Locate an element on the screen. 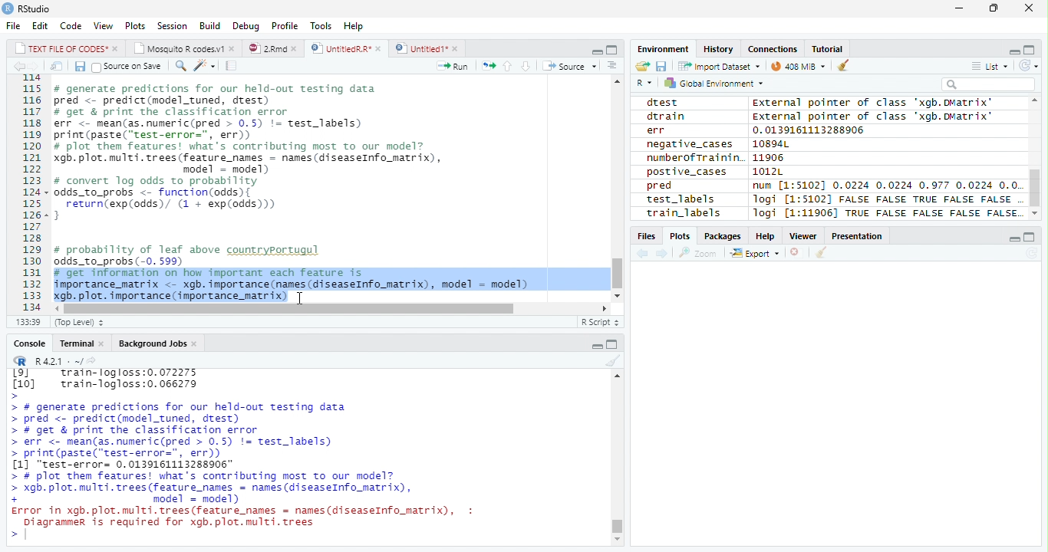 The height and width of the screenshot is (552, 1048). List is located at coordinates (989, 65).